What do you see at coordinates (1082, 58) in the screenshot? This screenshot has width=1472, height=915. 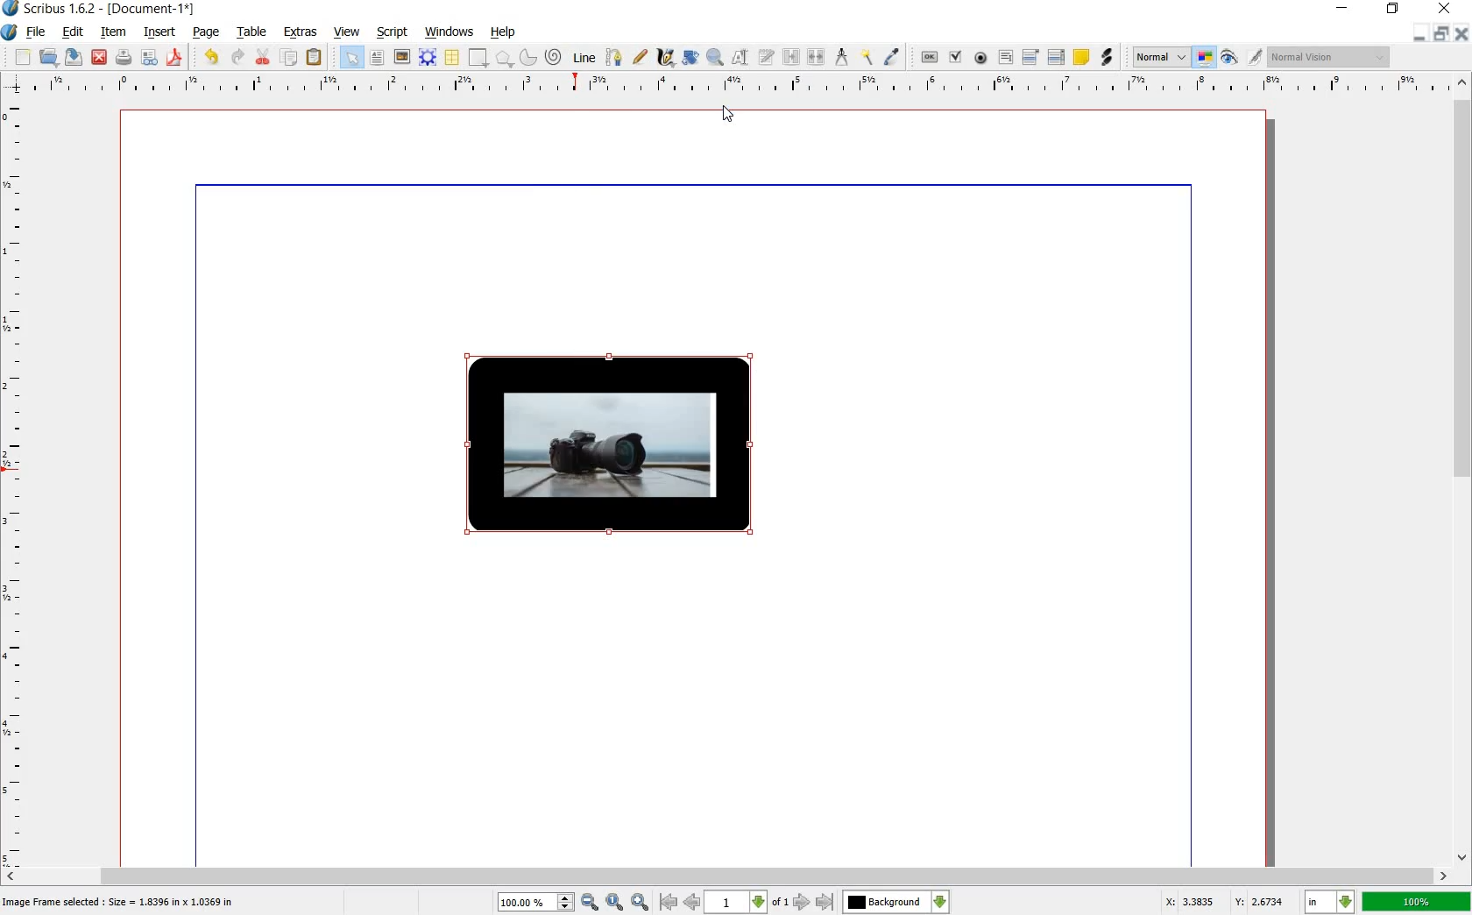 I see `text annotation` at bounding box center [1082, 58].